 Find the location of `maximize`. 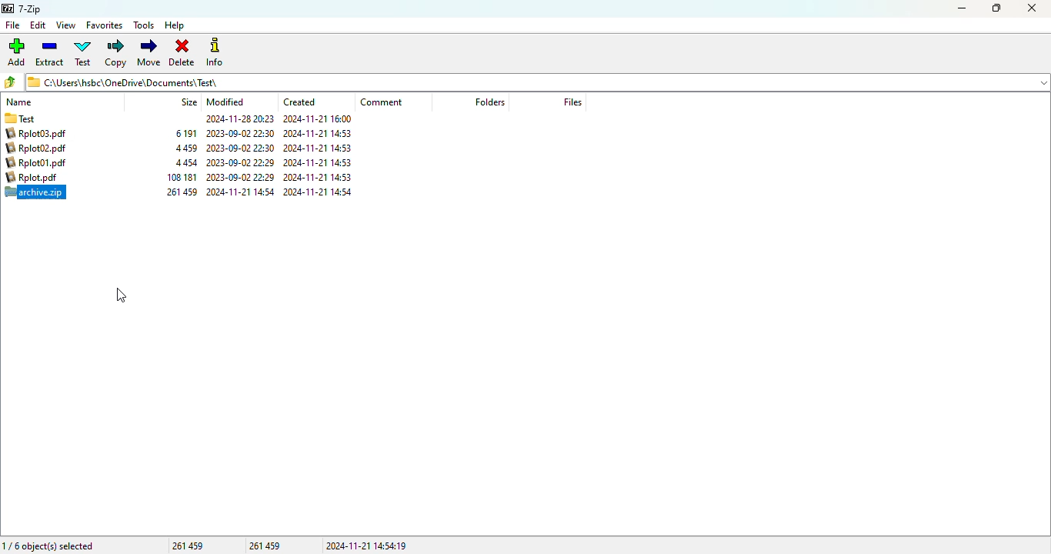

maximize is located at coordinates (996, 8).